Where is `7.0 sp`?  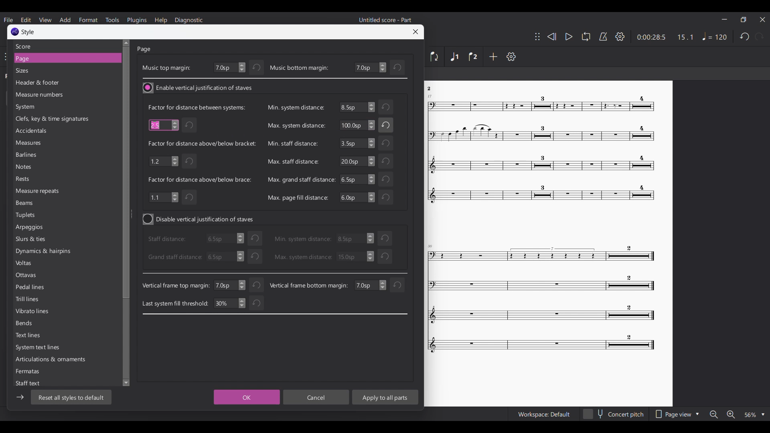 7.0 sp is located at coordinates (231, 285).